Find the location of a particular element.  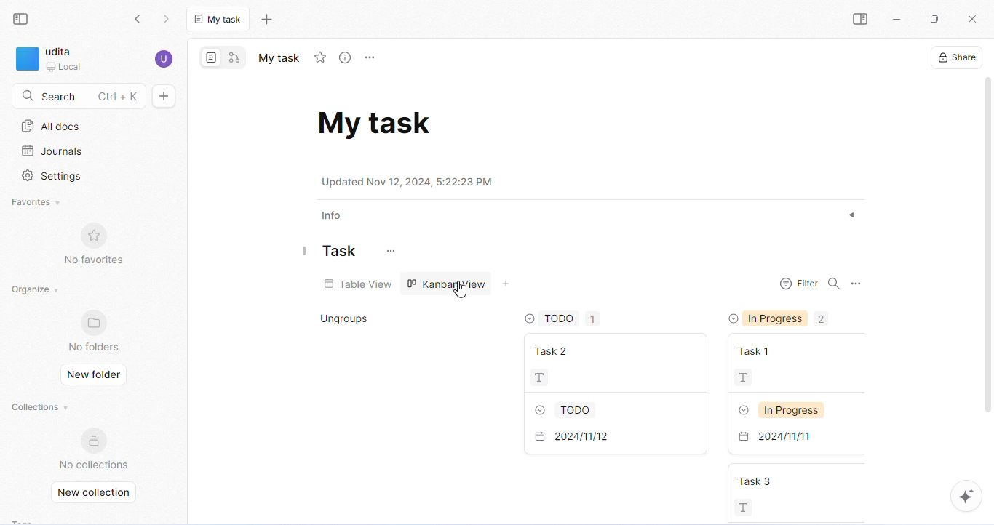

2024/11/12 is located at coordinates (609, 438).